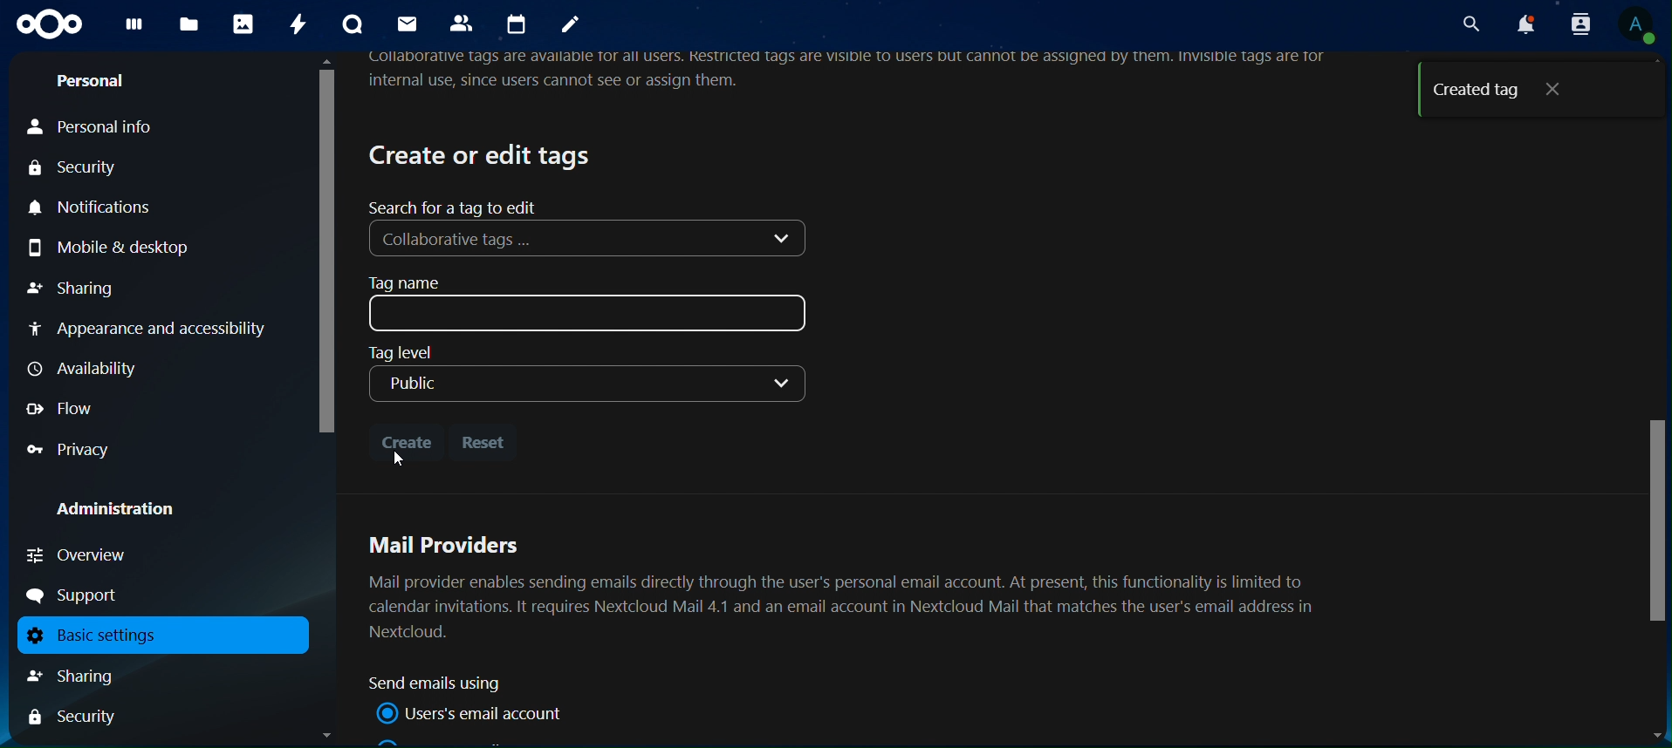  What do you see at coordinates (589, 240) in the screenshot?
I see `Collaborative tags ... ` at bounding box center [589, 240].